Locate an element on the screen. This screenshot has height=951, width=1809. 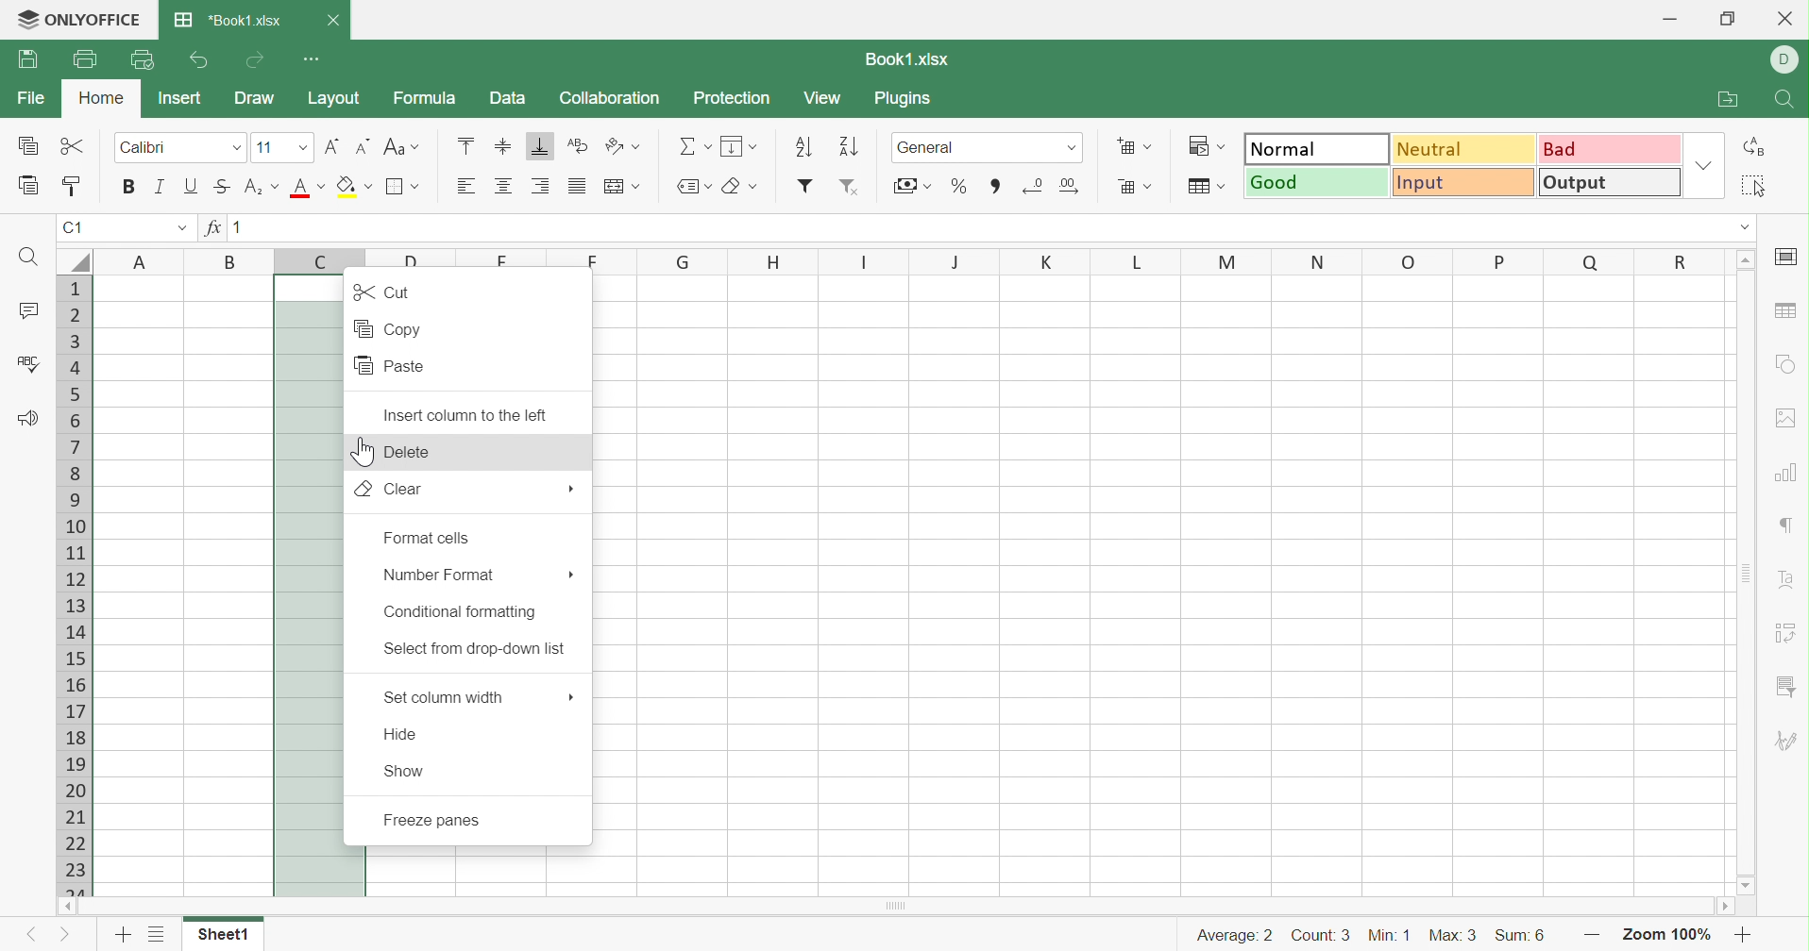
Sheet1 is located at coordinates (227, 939).